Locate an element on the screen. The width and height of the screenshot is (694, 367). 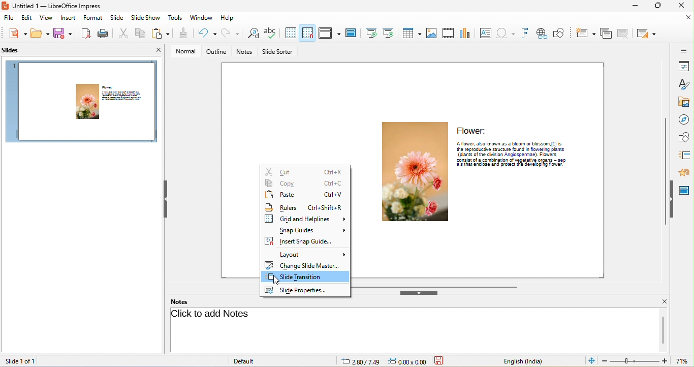
clone formatting is located at coordinates (181, 34).